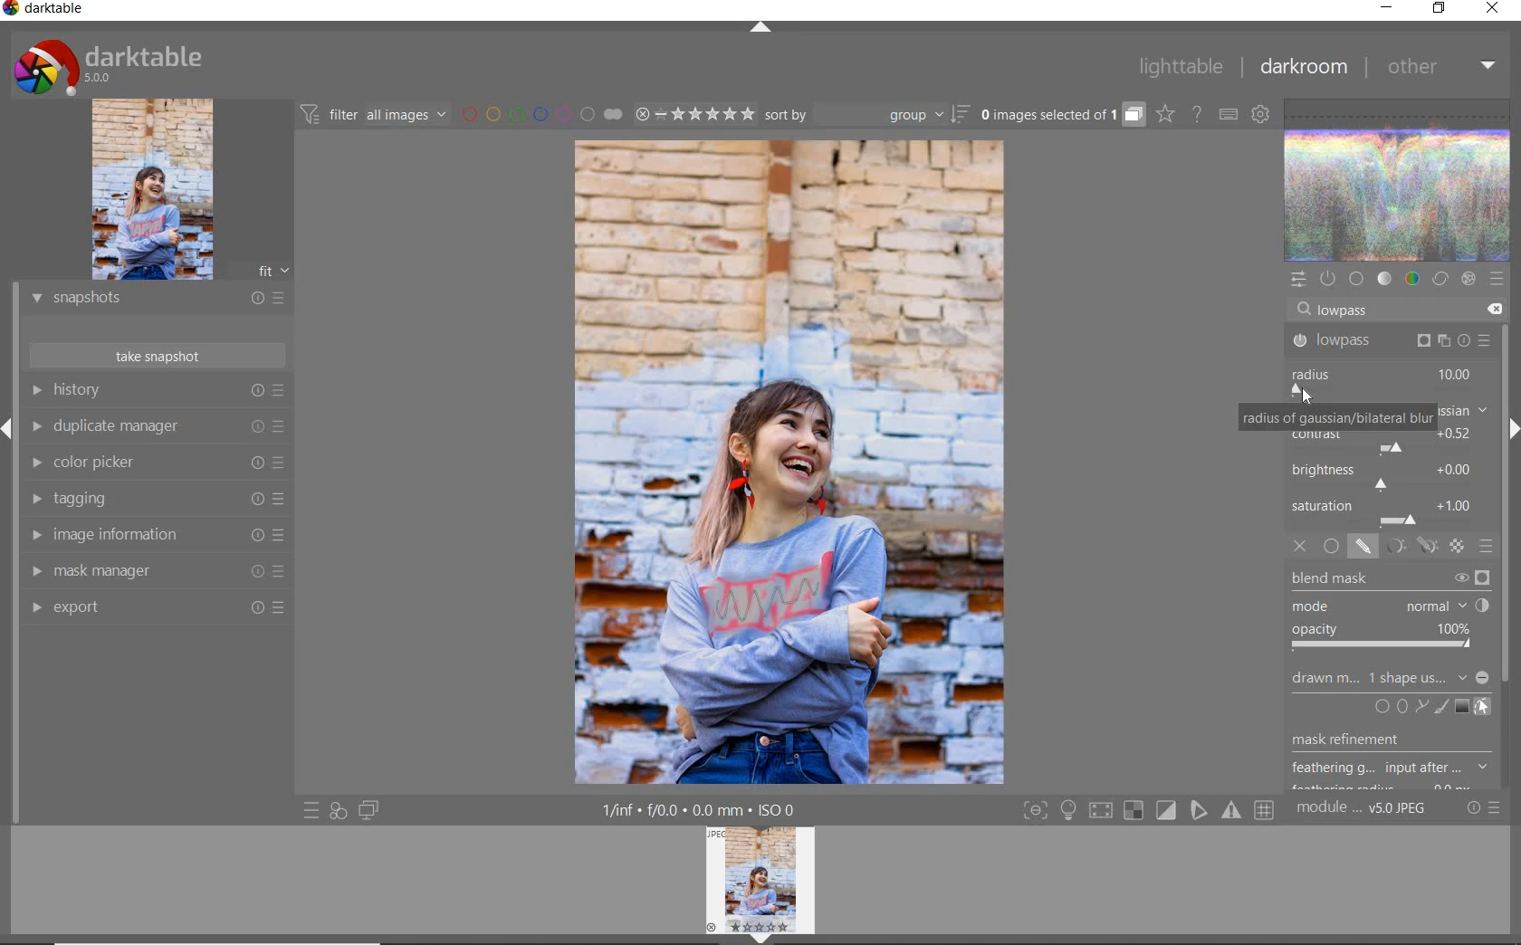  I want to click on saturation, so click(1388, 511).